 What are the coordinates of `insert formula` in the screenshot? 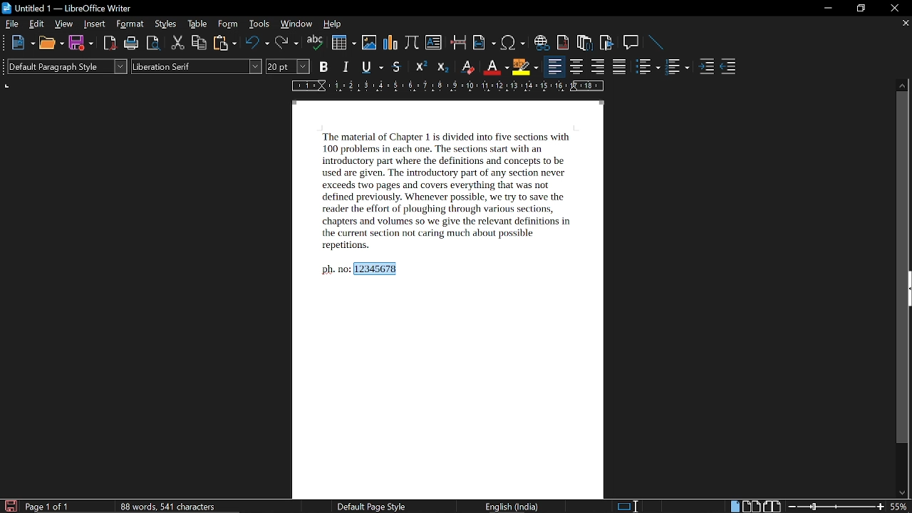 It's located at (412, 42).